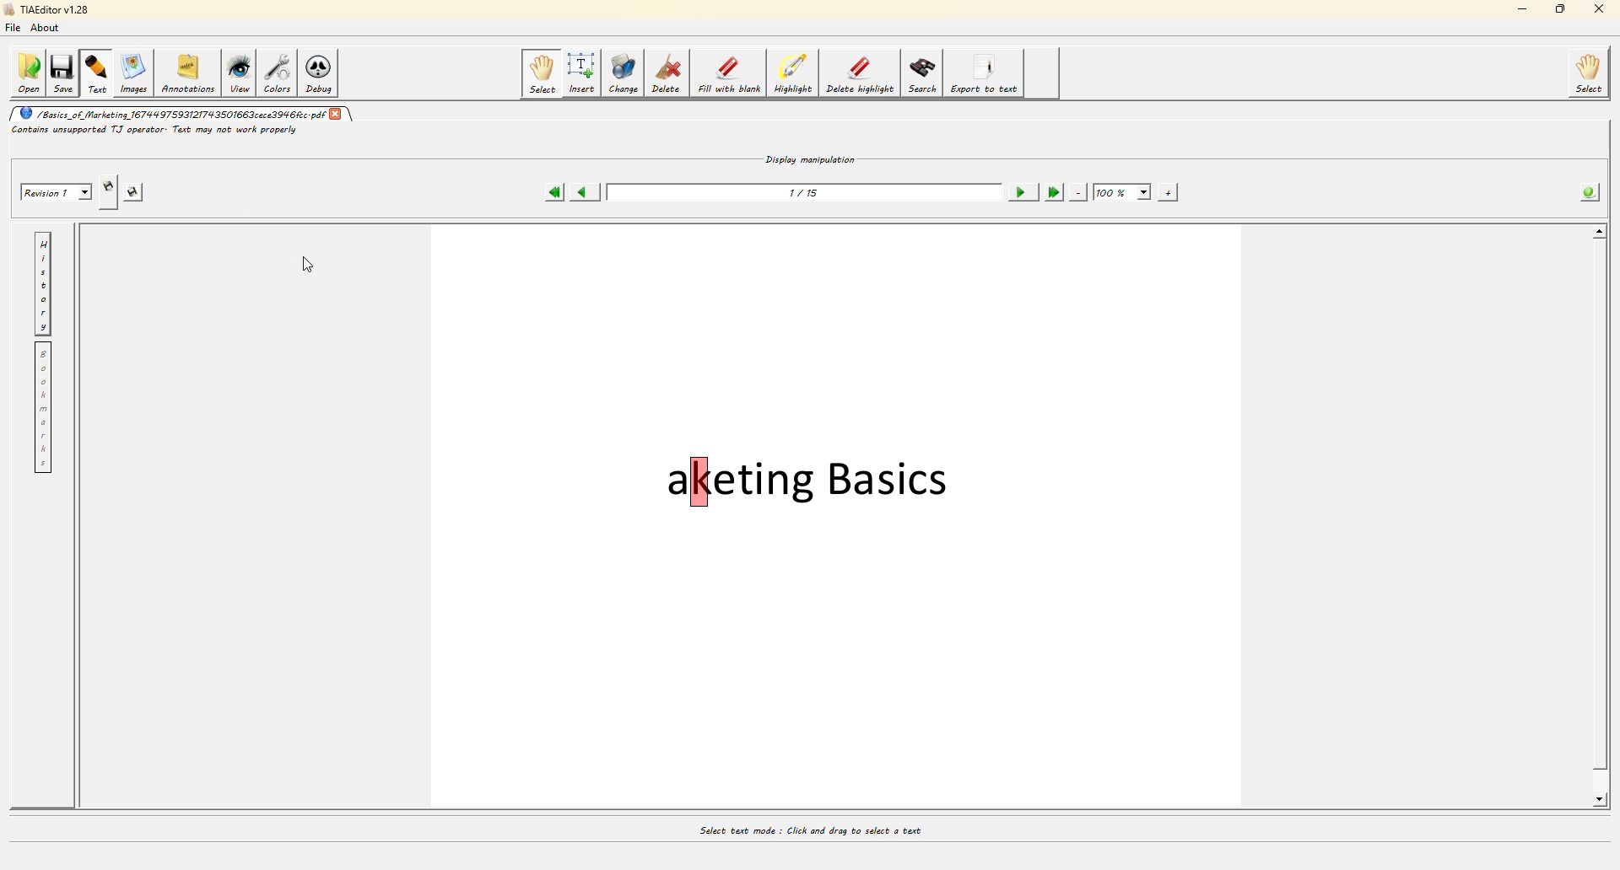 The image size is (1620, 870). I want to click on move down, so click(1601, 800).